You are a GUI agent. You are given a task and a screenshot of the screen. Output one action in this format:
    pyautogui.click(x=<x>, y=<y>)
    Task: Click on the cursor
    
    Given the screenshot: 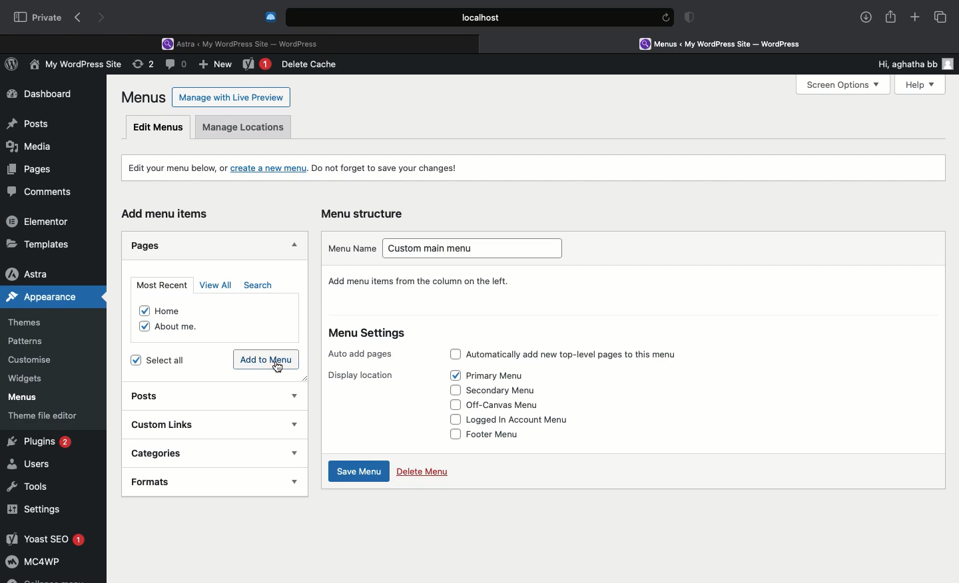 What is the action you would take?
    pyautogui.click(x=278, y=369)
    